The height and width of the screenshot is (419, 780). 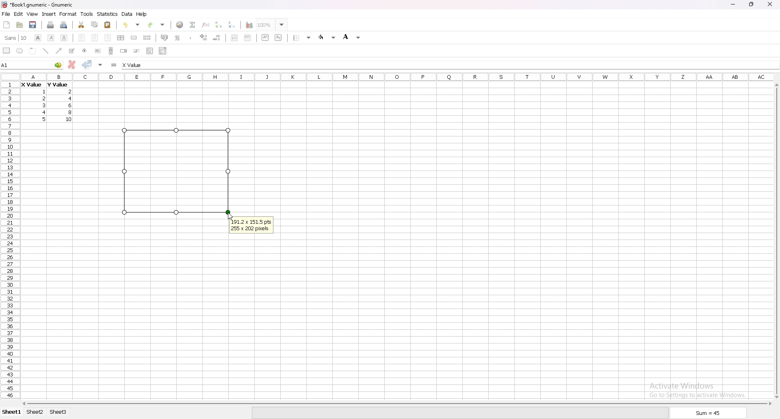 What do you see at coordinates (137, 50) in the screenshot?
I see `slider` at bounding box center [137, 50].